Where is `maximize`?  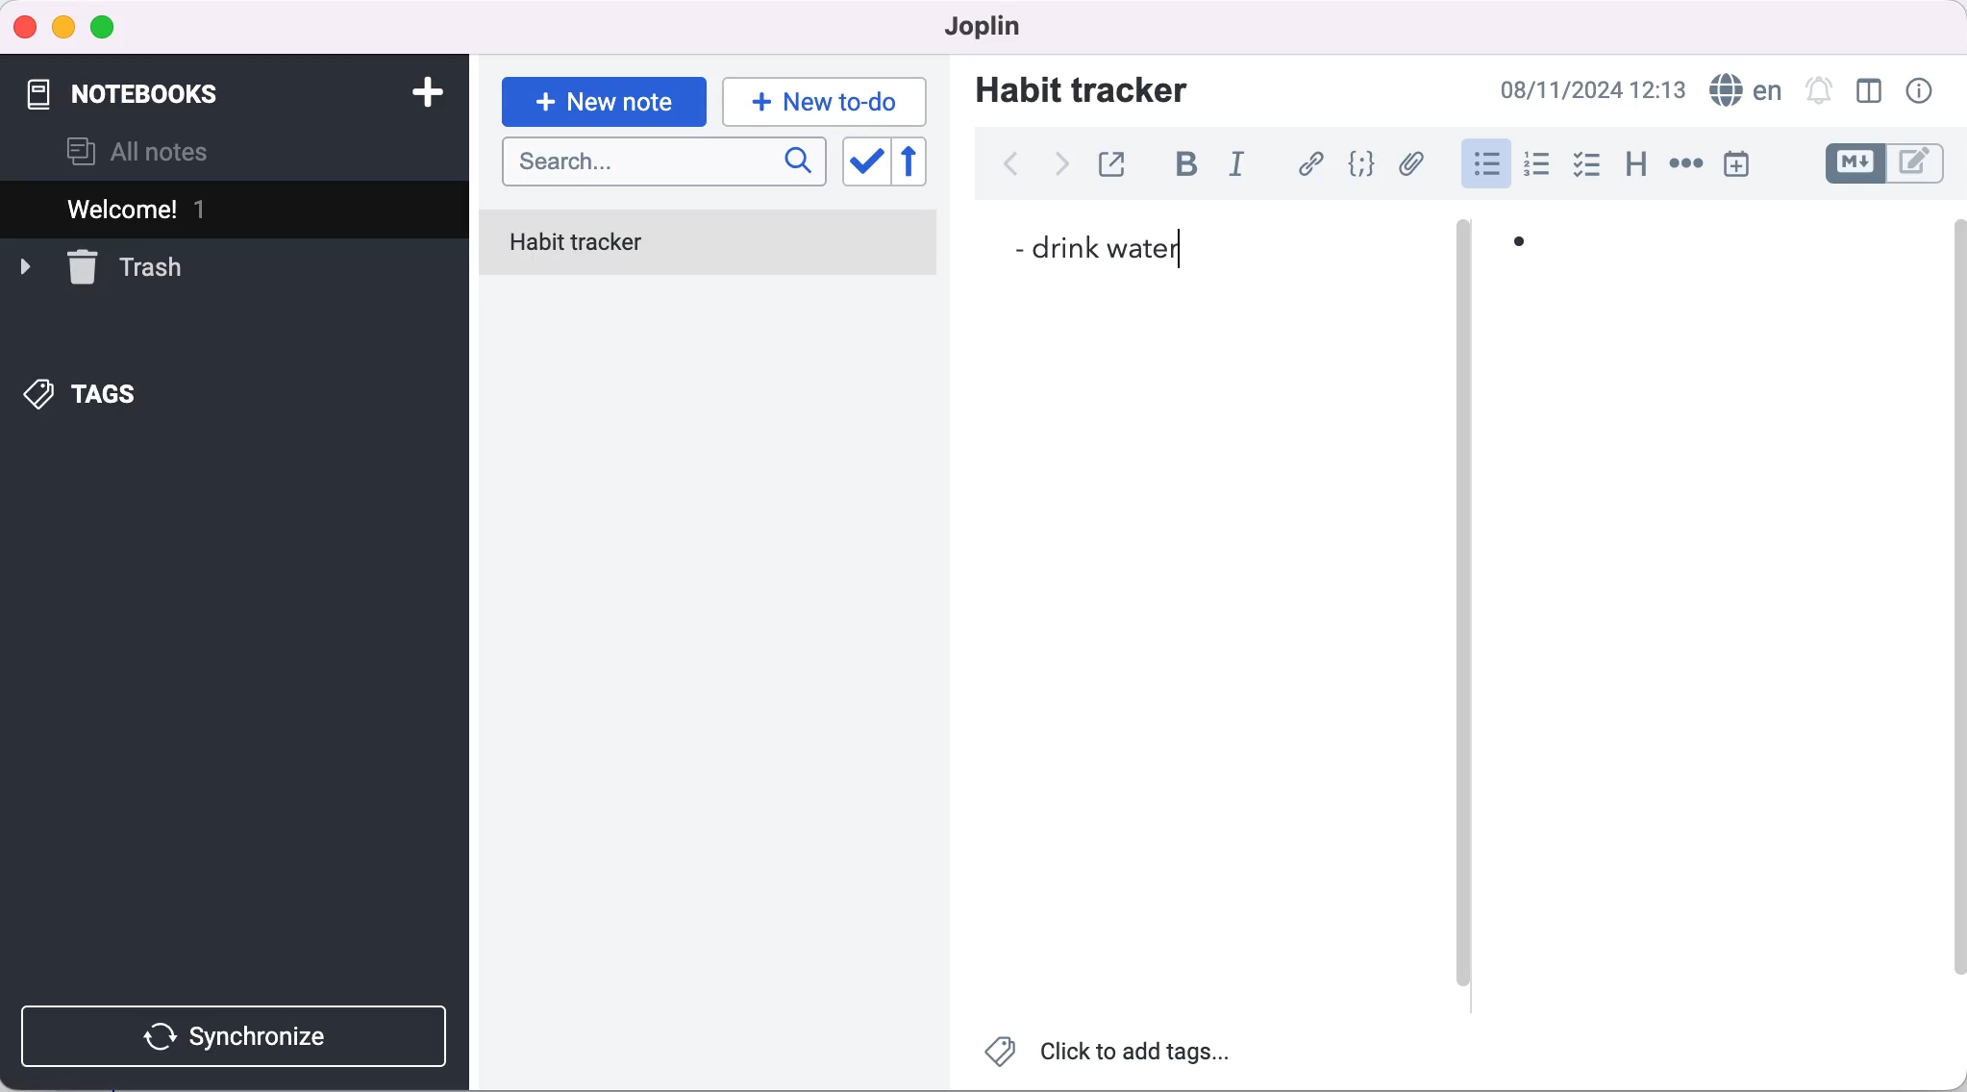
maximize is located at coordinates (107, 29).